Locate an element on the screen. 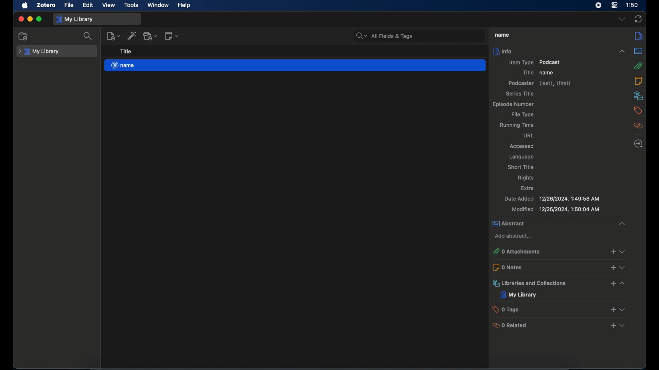 This screenshot has height=370, width=659. item type podcast is located at coordinates (535, 62).